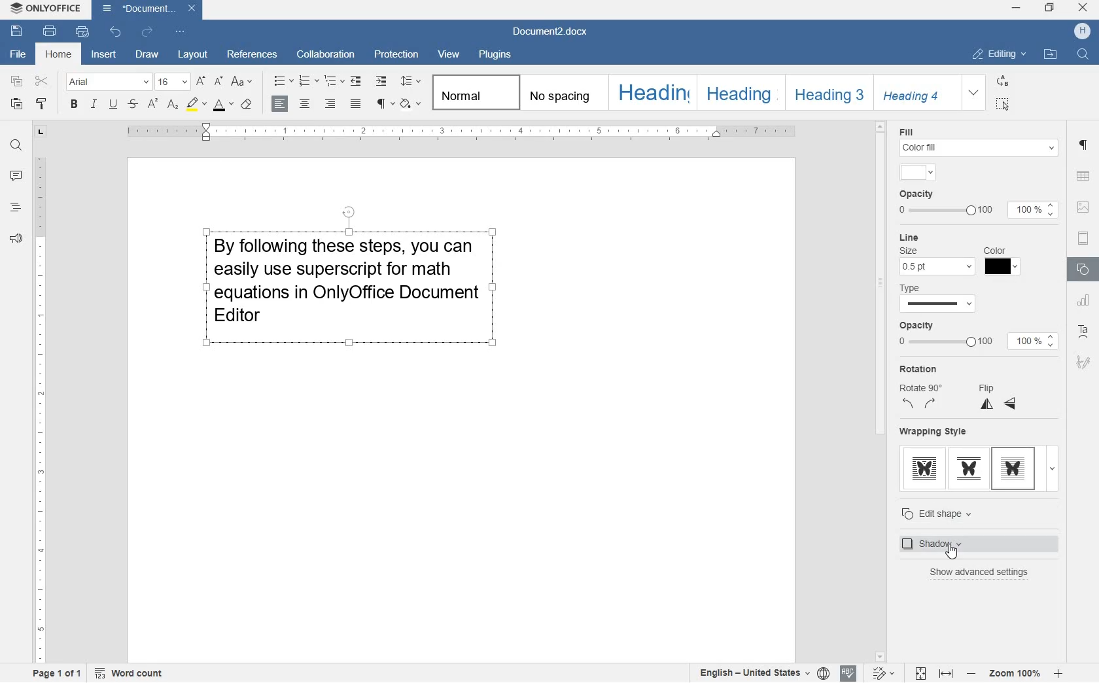 The height and width of the screenshot is (683, 1099). Describe the element at coordinates (41, 81) in the screenshot. I see `cut` at that location.